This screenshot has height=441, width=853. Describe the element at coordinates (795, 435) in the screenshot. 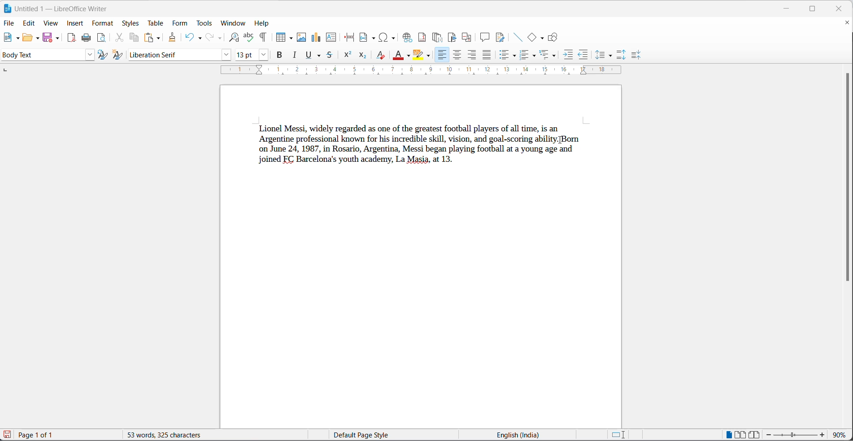

I see `zoom slider` at that location.